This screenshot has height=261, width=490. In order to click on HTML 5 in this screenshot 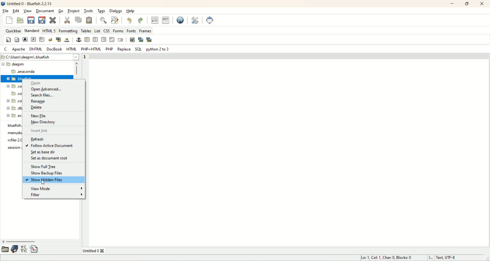, I will do `click(49, 31)`.